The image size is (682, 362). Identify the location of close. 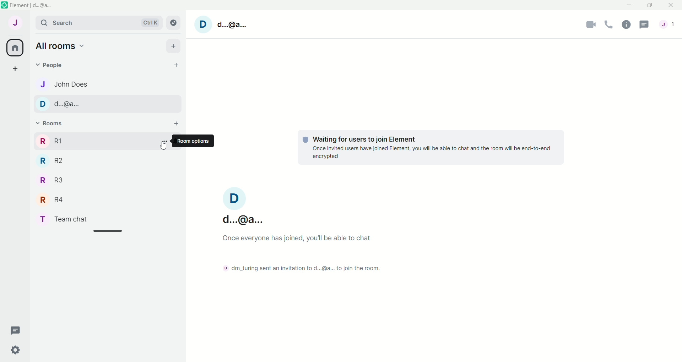
(671, 6).